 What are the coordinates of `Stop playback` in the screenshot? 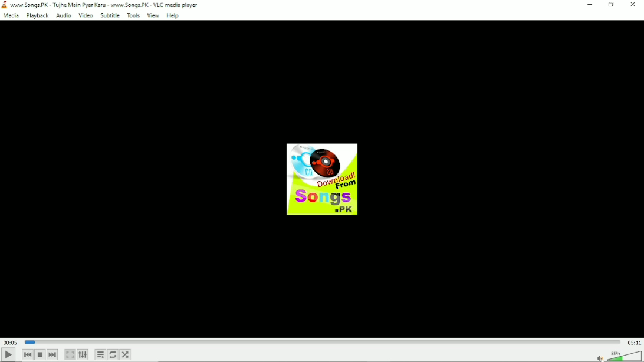 It's located at (40, 355).